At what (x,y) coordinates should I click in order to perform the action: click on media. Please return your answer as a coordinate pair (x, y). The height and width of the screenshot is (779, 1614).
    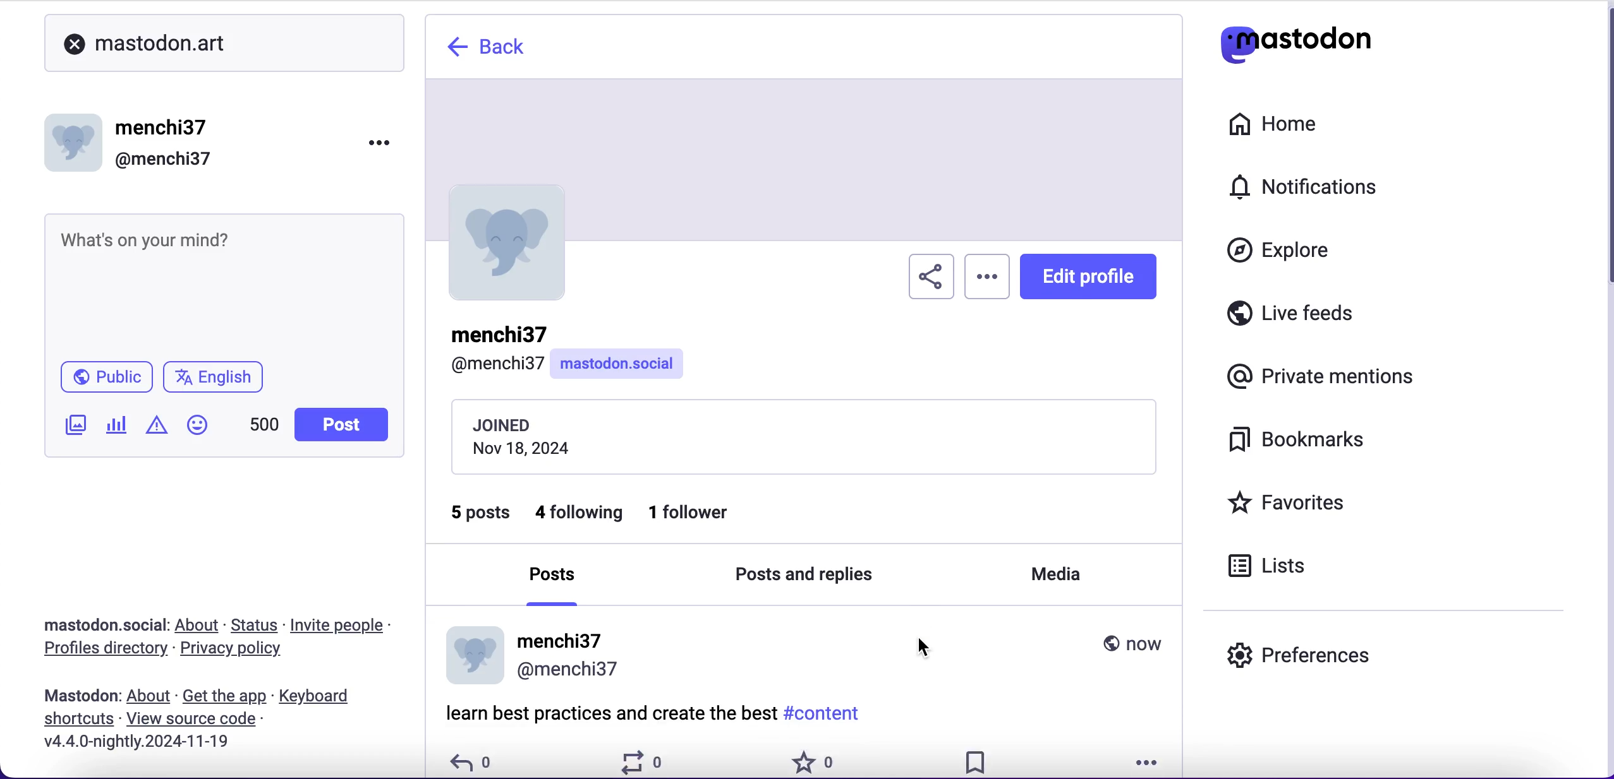
    Looking at the image, I should click on (1054, 580).